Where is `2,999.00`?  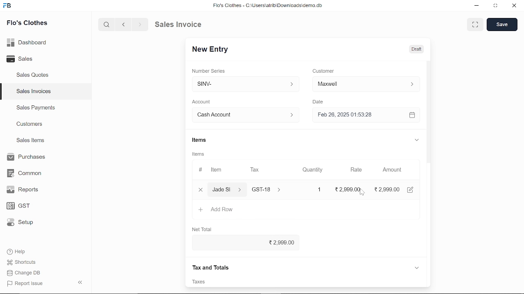 2,999.00 is located at coordinates (351, 189).